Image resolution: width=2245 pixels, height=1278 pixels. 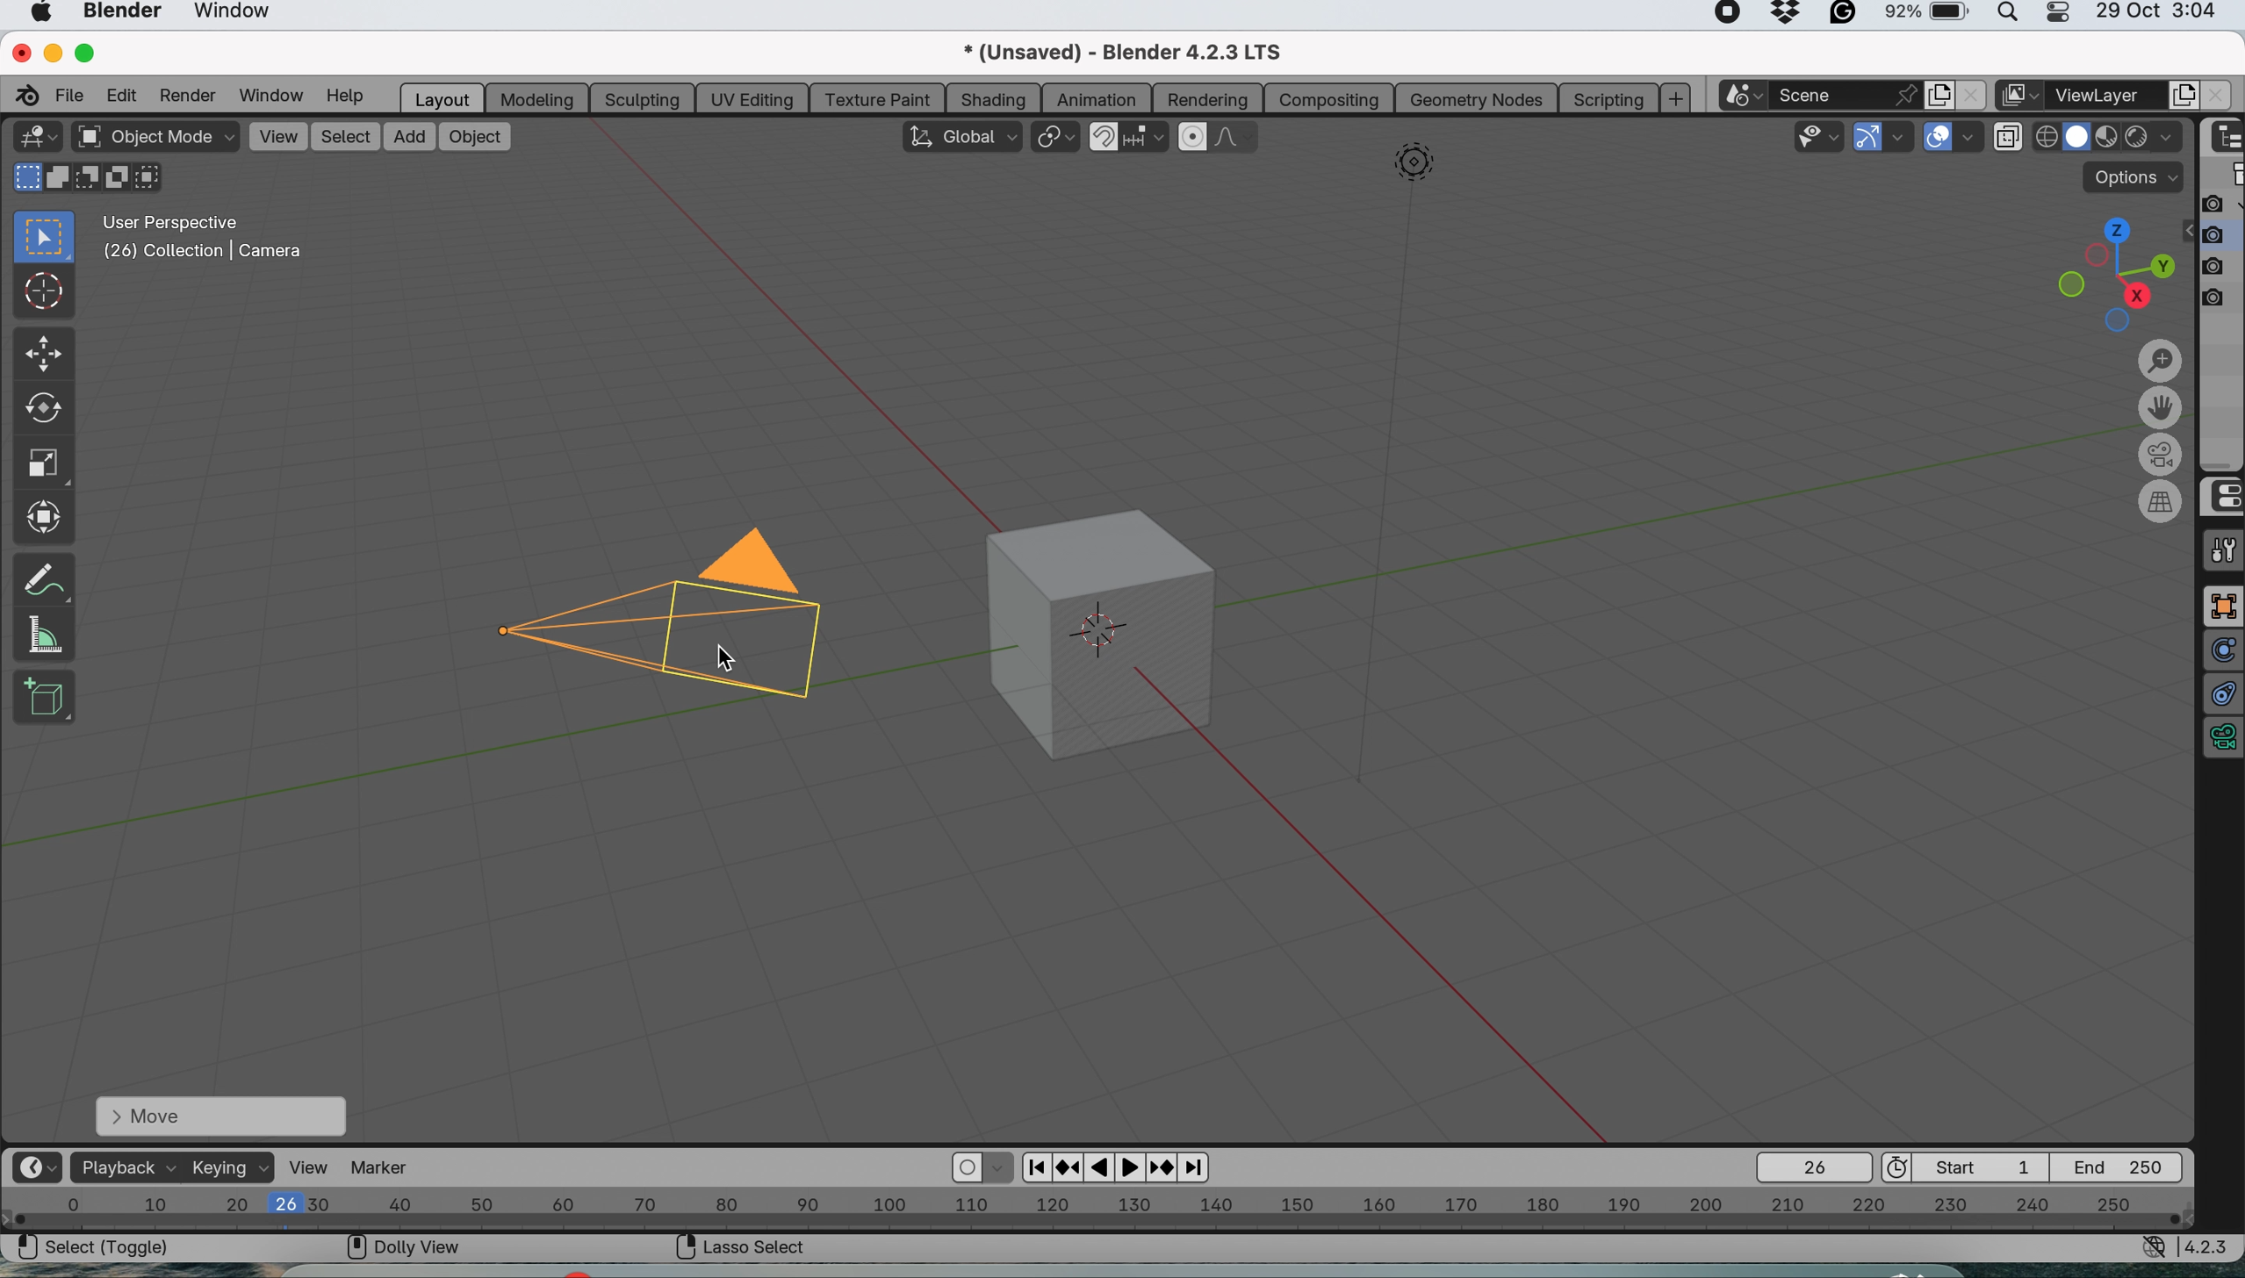 What do you see at coordinates (2222, 497) in the screenshot?
I see `control center` at bounding box center [2222, 497].